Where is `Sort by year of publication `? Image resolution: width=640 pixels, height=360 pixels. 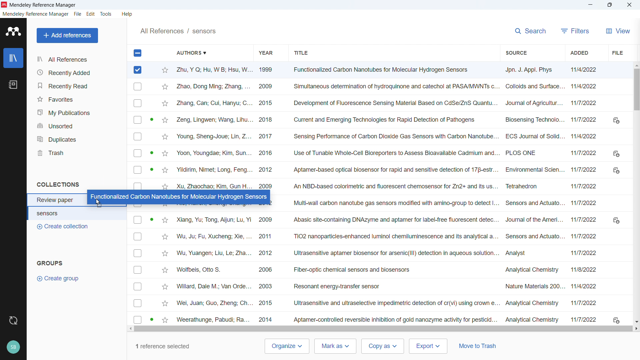
Sort by year of publication  is located at coordinates (265, 52).